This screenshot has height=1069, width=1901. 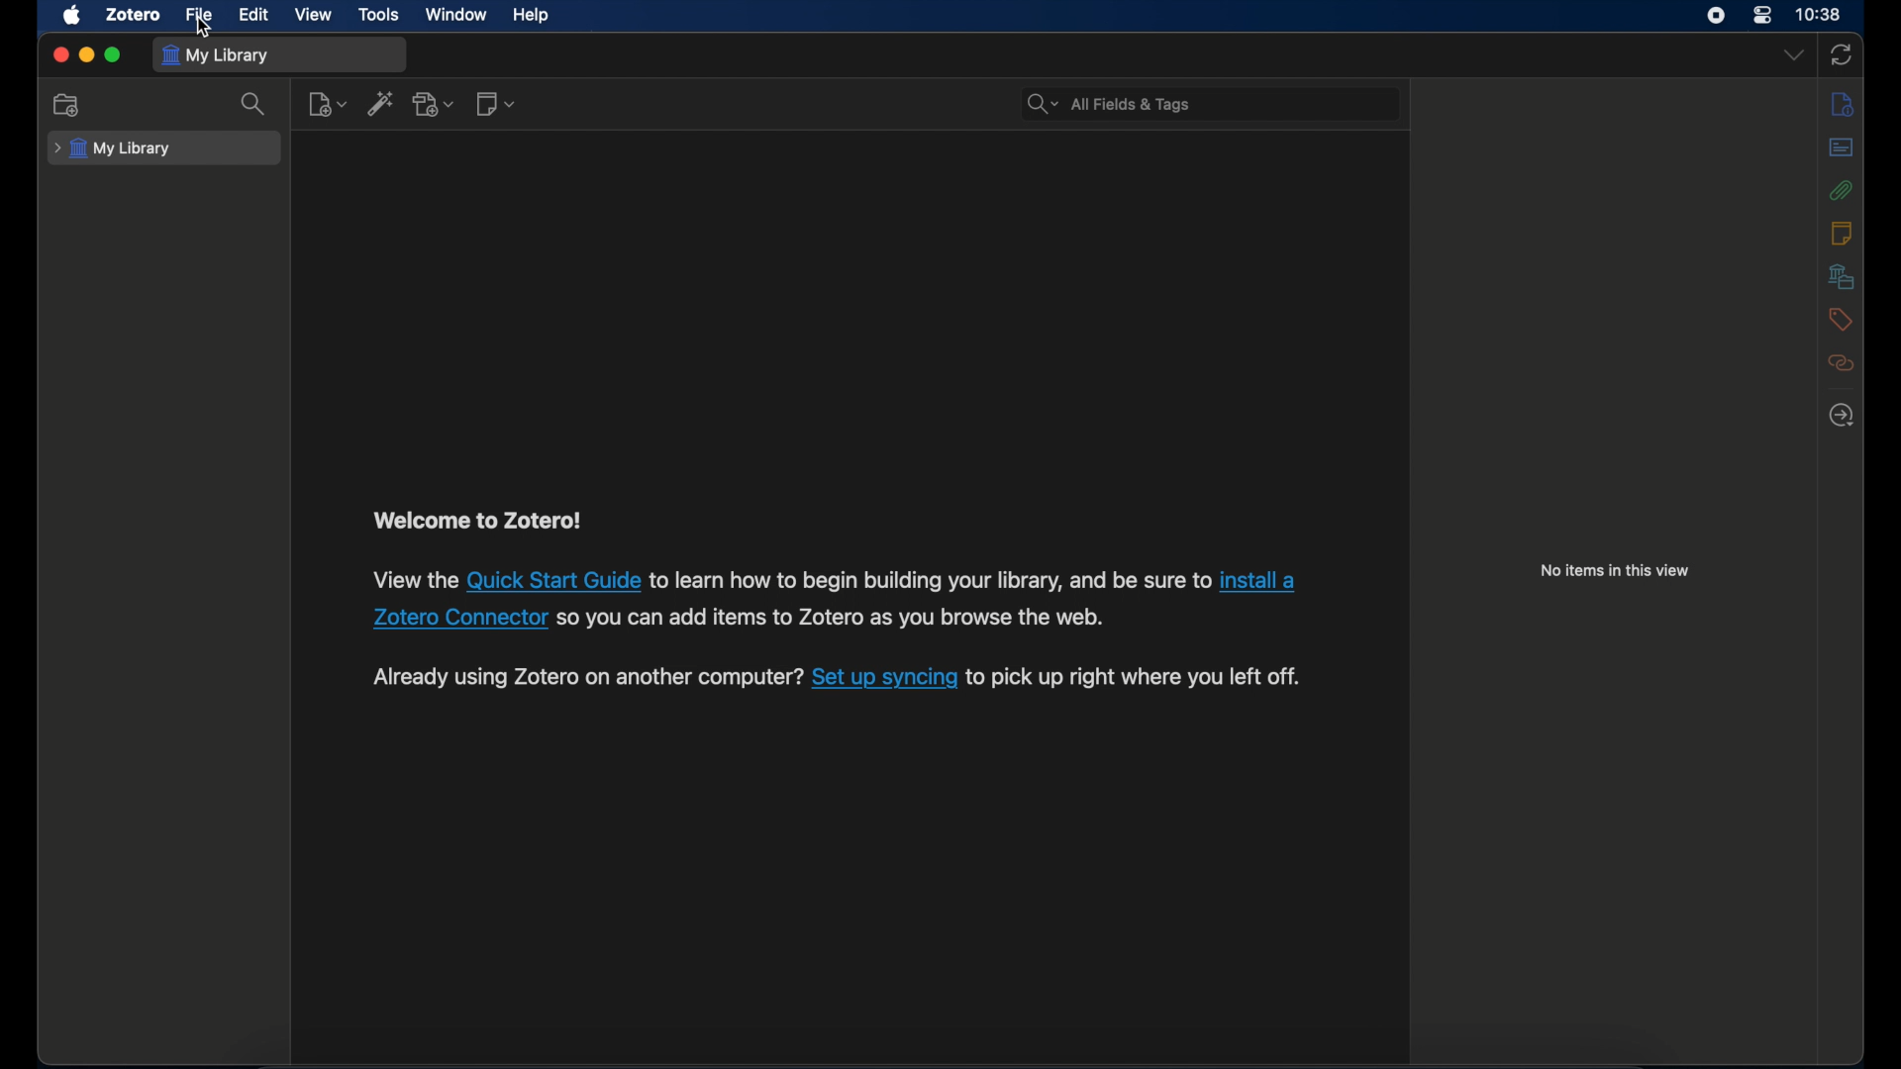 I want to click on close, so click(x=59, y=54).